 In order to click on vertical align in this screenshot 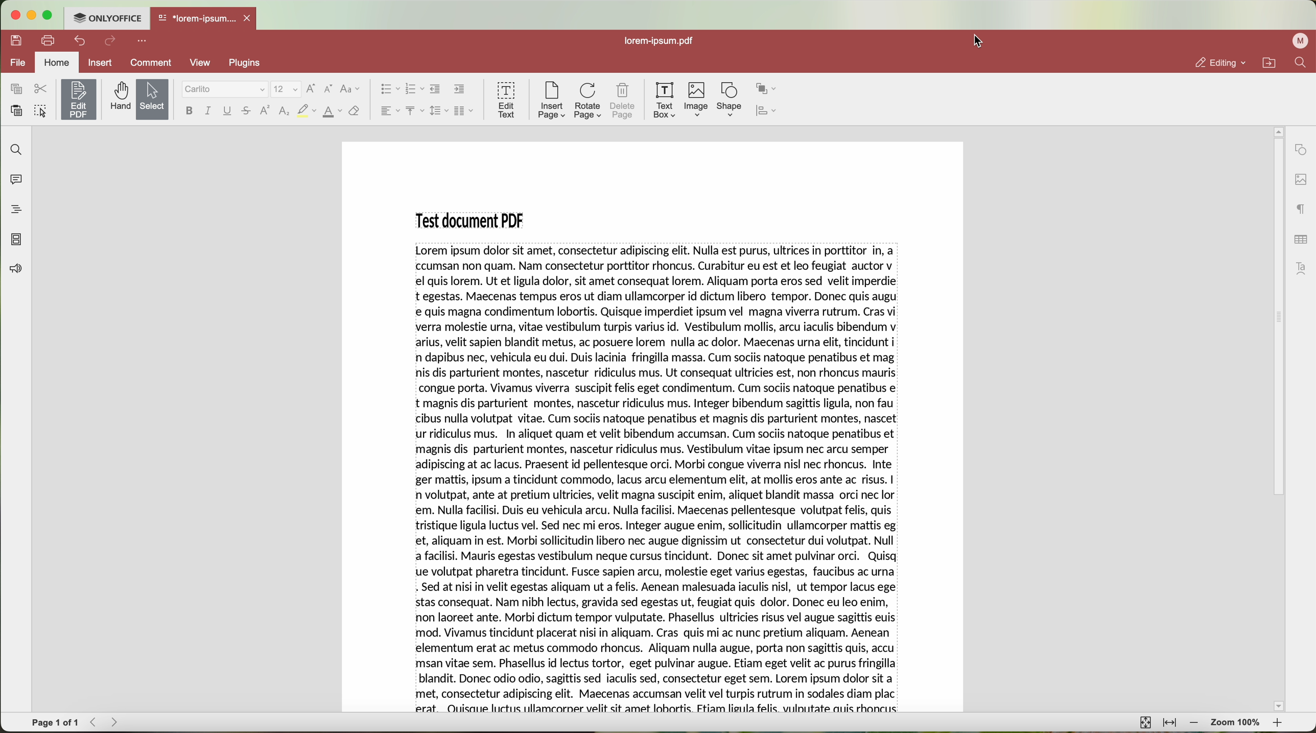, I will do `click(416, 111)`.